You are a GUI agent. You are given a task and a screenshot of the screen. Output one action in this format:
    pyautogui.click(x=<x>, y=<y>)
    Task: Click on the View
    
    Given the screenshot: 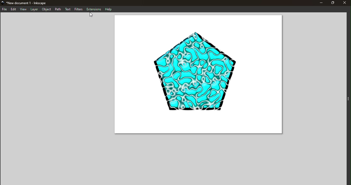 What is the action you would take?
    pyautogui.click(x=23, y=9)
    